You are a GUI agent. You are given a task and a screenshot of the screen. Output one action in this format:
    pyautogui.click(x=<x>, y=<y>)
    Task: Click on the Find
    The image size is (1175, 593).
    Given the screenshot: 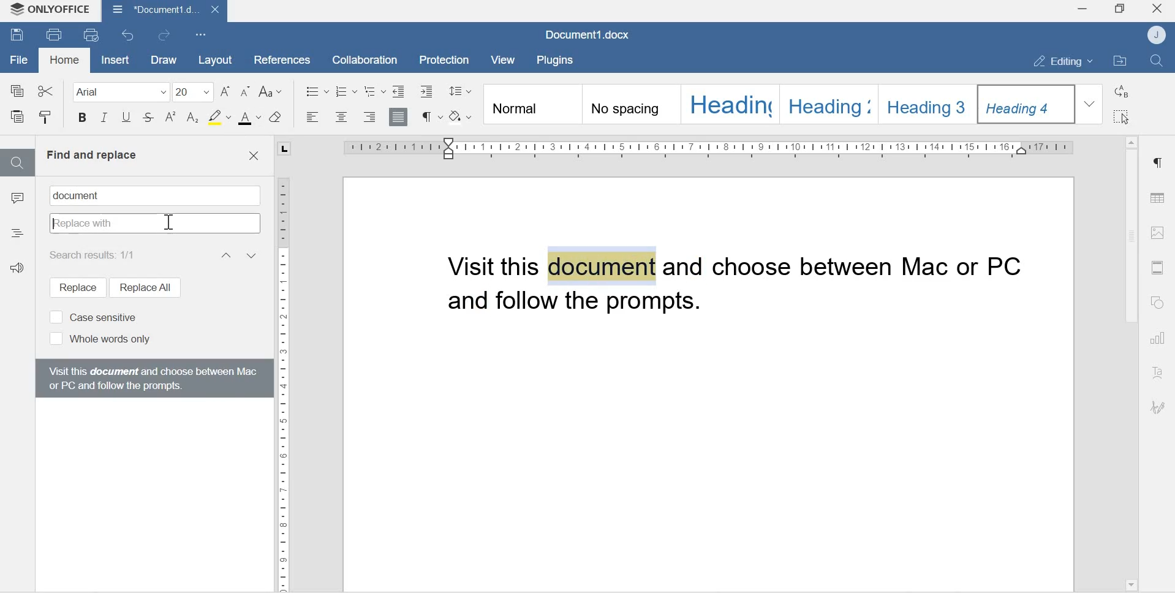 What is the action you would take?
    pyautogui.click(x=1159, y=61)
    